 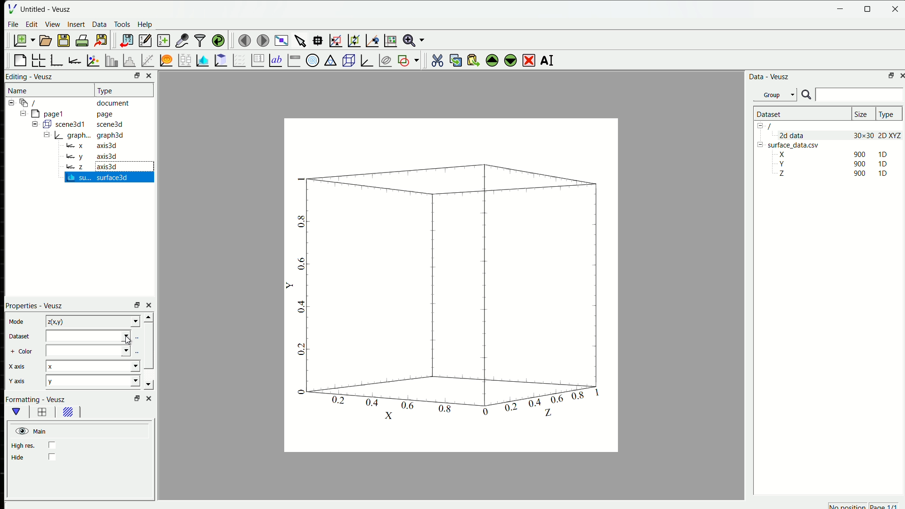 What do you see at coordinates (149, 305) in the screenshot?
I see `close` at bounding box center [149, 305].